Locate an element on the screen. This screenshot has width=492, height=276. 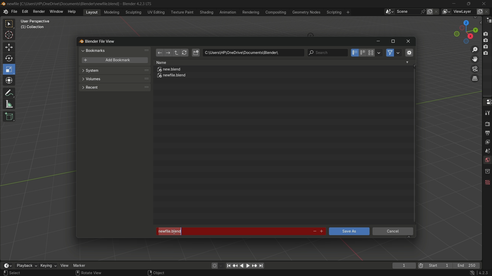
tools is located at coordinates (487, 113).